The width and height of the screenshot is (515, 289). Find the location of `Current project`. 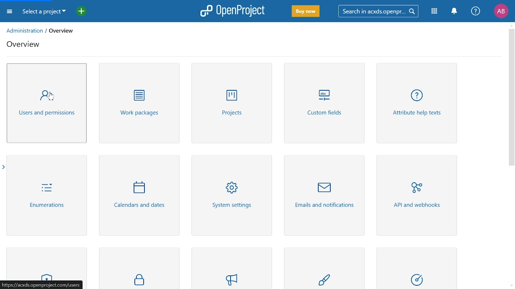

Current project is located at coordinates (44, 12).